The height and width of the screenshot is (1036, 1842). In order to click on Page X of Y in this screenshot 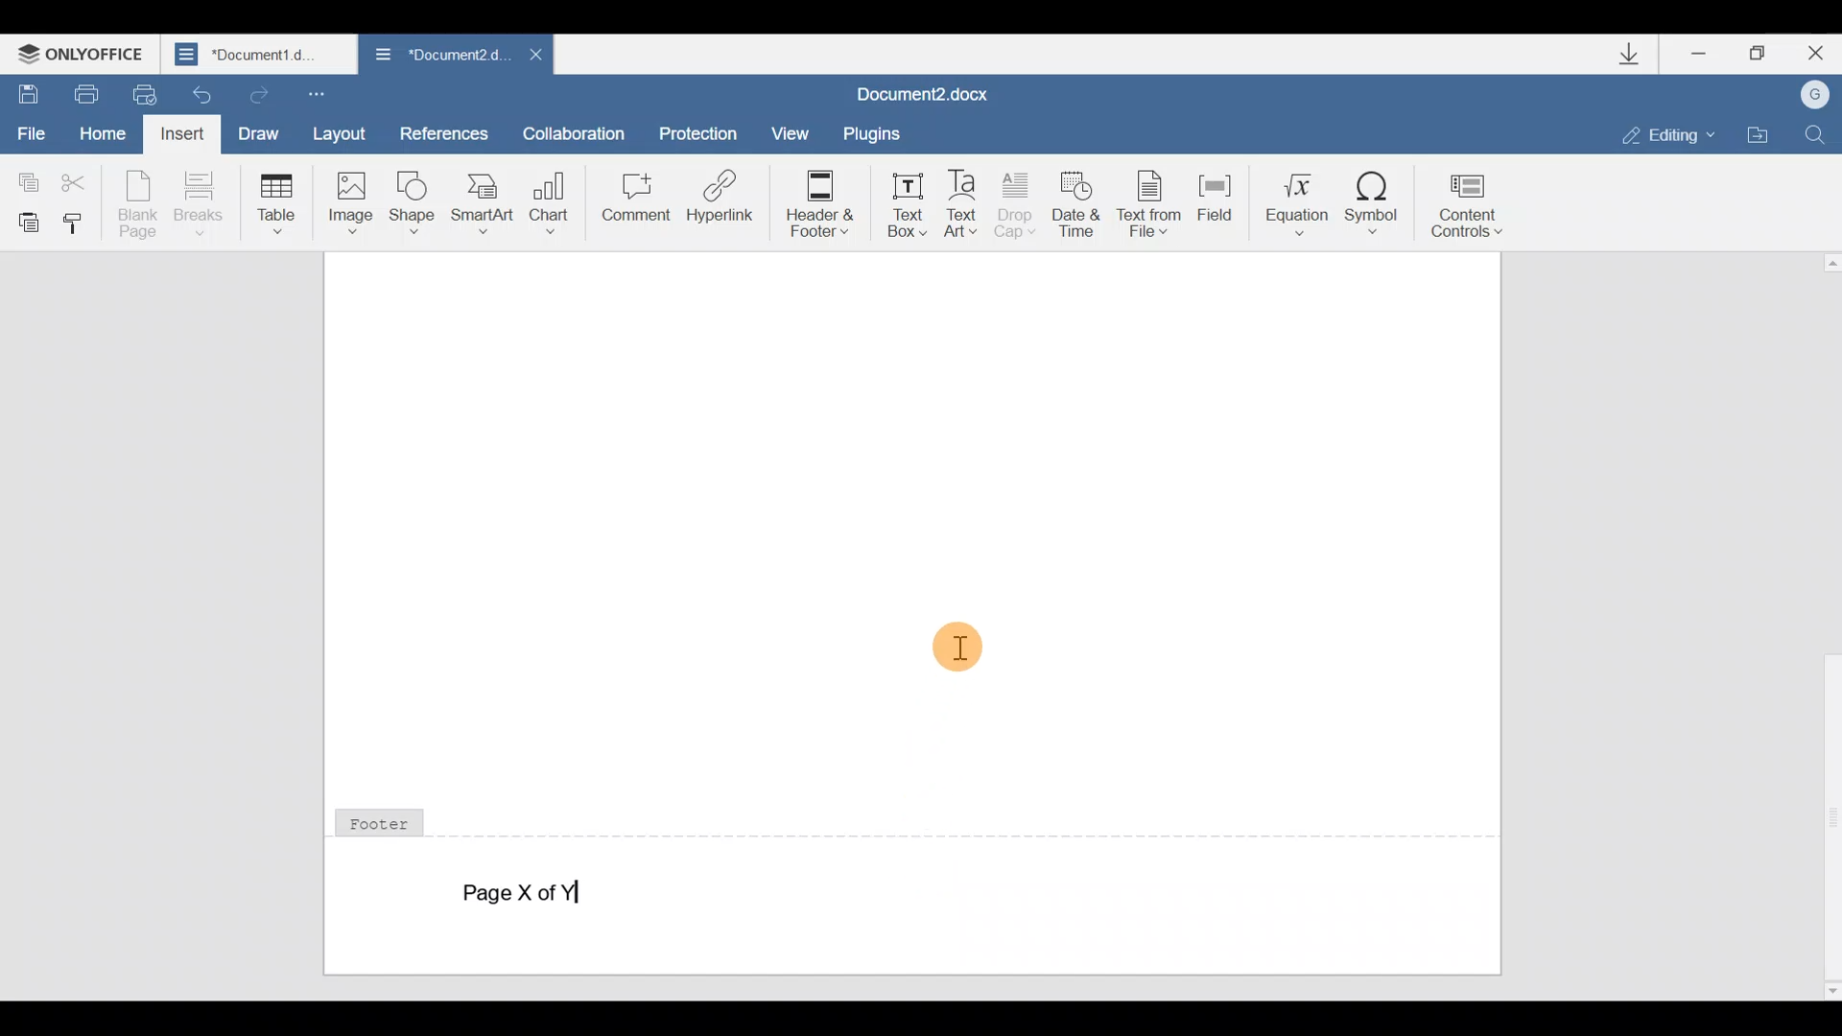, I will do `click(536, 892)`.